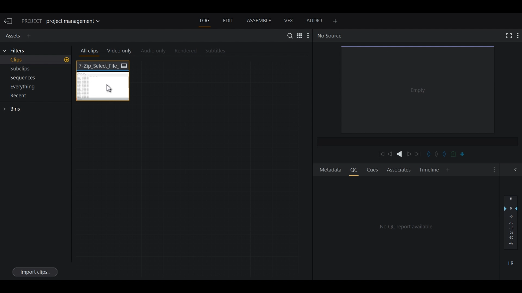  I want to click on Show sequences in current project, so click(37, 78).